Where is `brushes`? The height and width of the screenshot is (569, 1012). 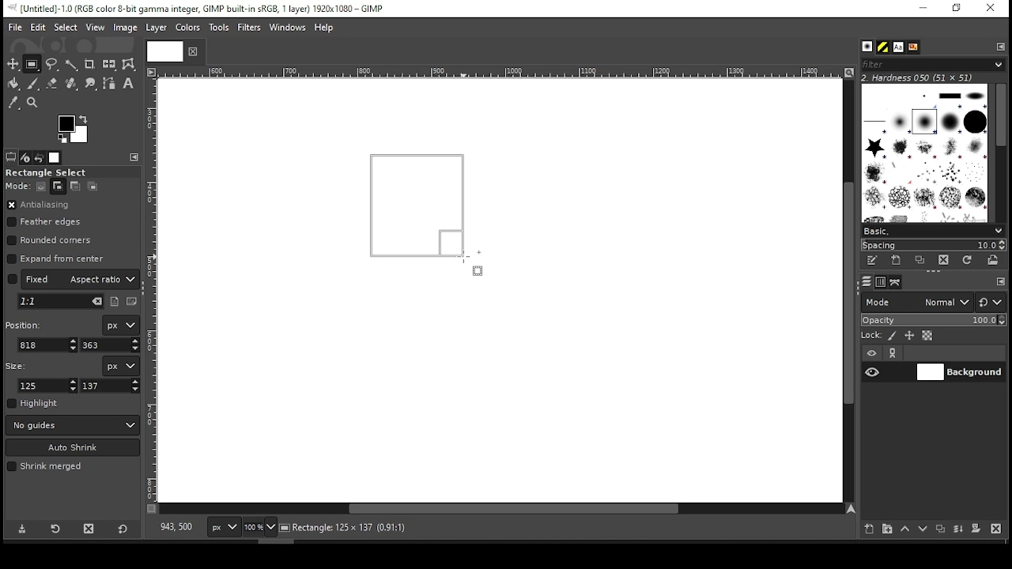
brushes is located at coordinates (867, 47).